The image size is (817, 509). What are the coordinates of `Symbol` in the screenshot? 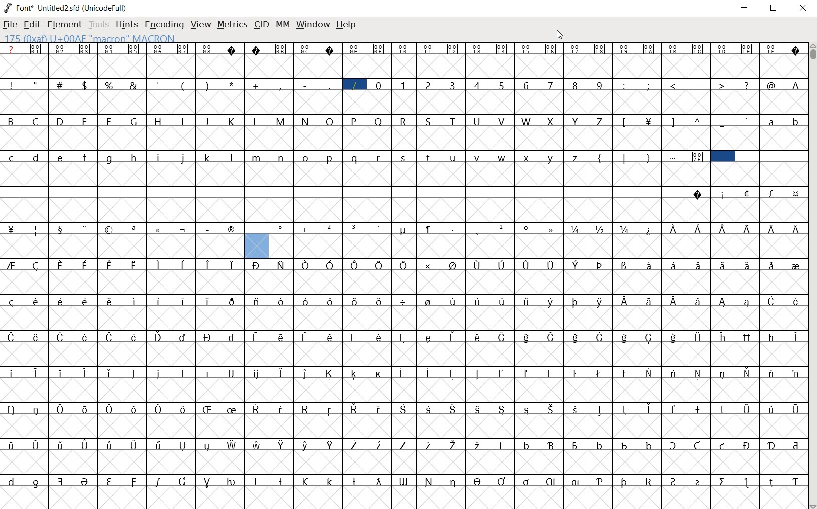 It's located at (503, 444).